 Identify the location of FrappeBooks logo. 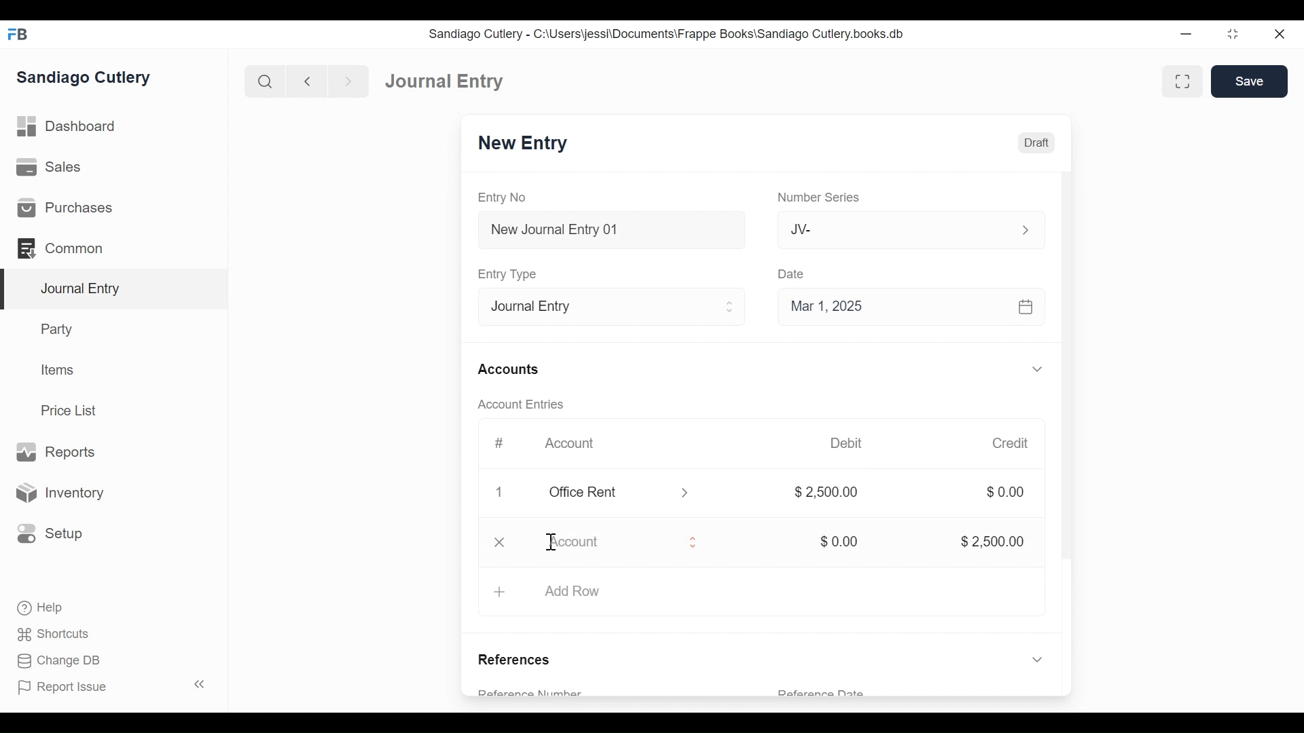
(17, 34).